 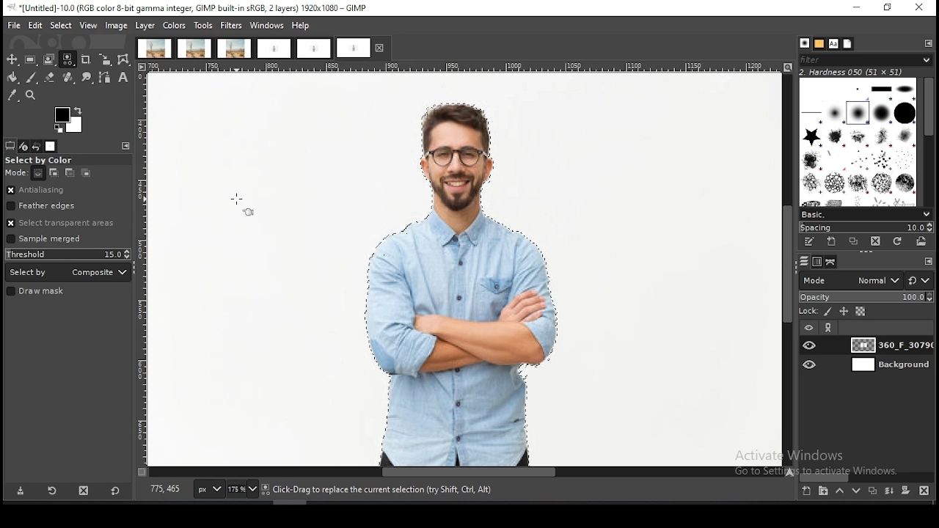 I want to click on mouse pointer, so click(x=244, y=203).